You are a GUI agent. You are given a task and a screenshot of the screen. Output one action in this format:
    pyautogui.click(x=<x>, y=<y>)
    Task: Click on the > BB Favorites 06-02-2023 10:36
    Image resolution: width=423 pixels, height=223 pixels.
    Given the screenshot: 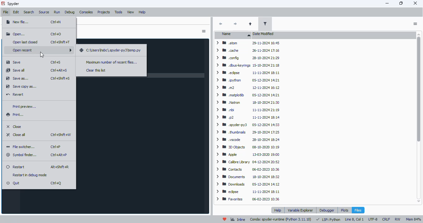 What is the action you would take?
    pyautogui.click(x=248, y=200)
    